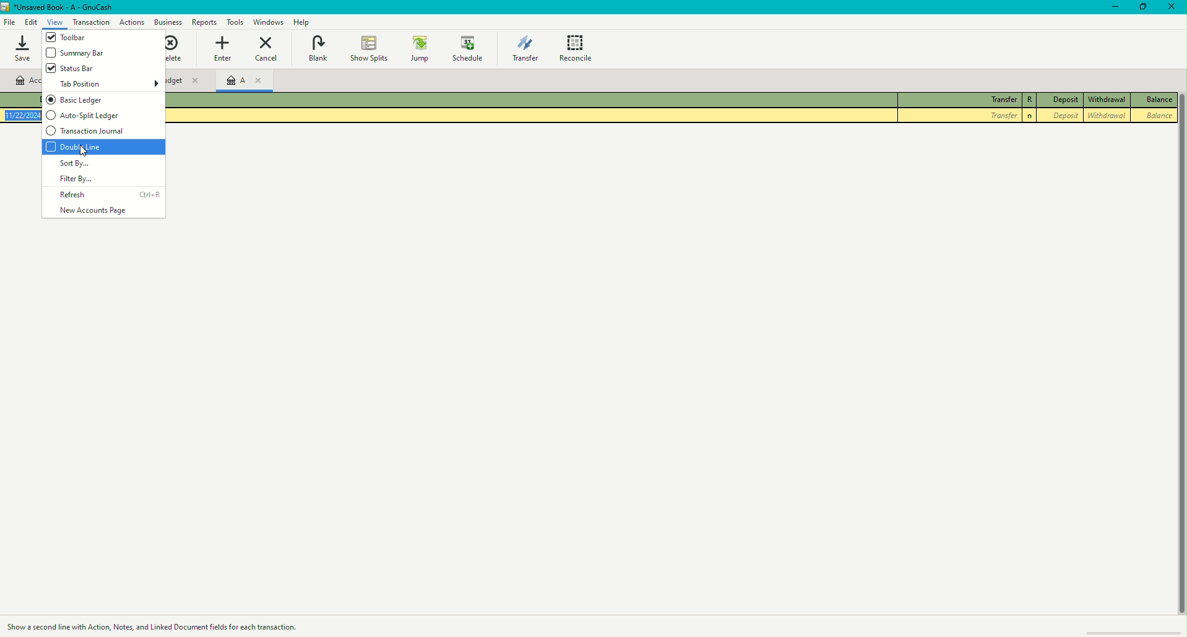  Describe the element at coordinates (92, 22) in the screenshot. I see `Actions` at that location.